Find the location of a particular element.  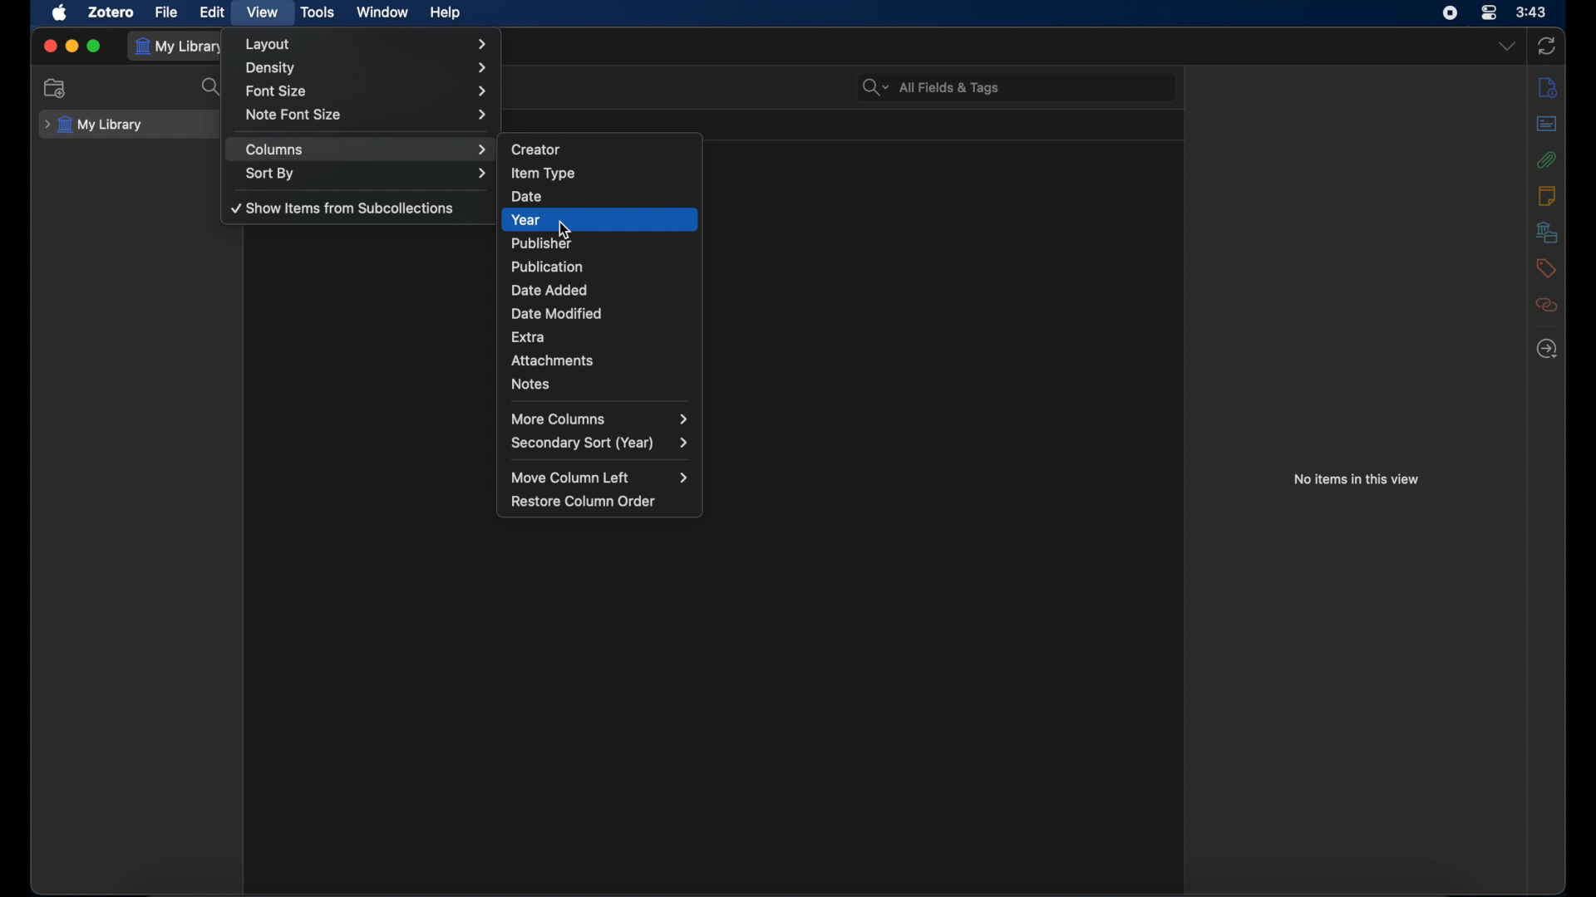

tags is located at coordinates (1546, 268).